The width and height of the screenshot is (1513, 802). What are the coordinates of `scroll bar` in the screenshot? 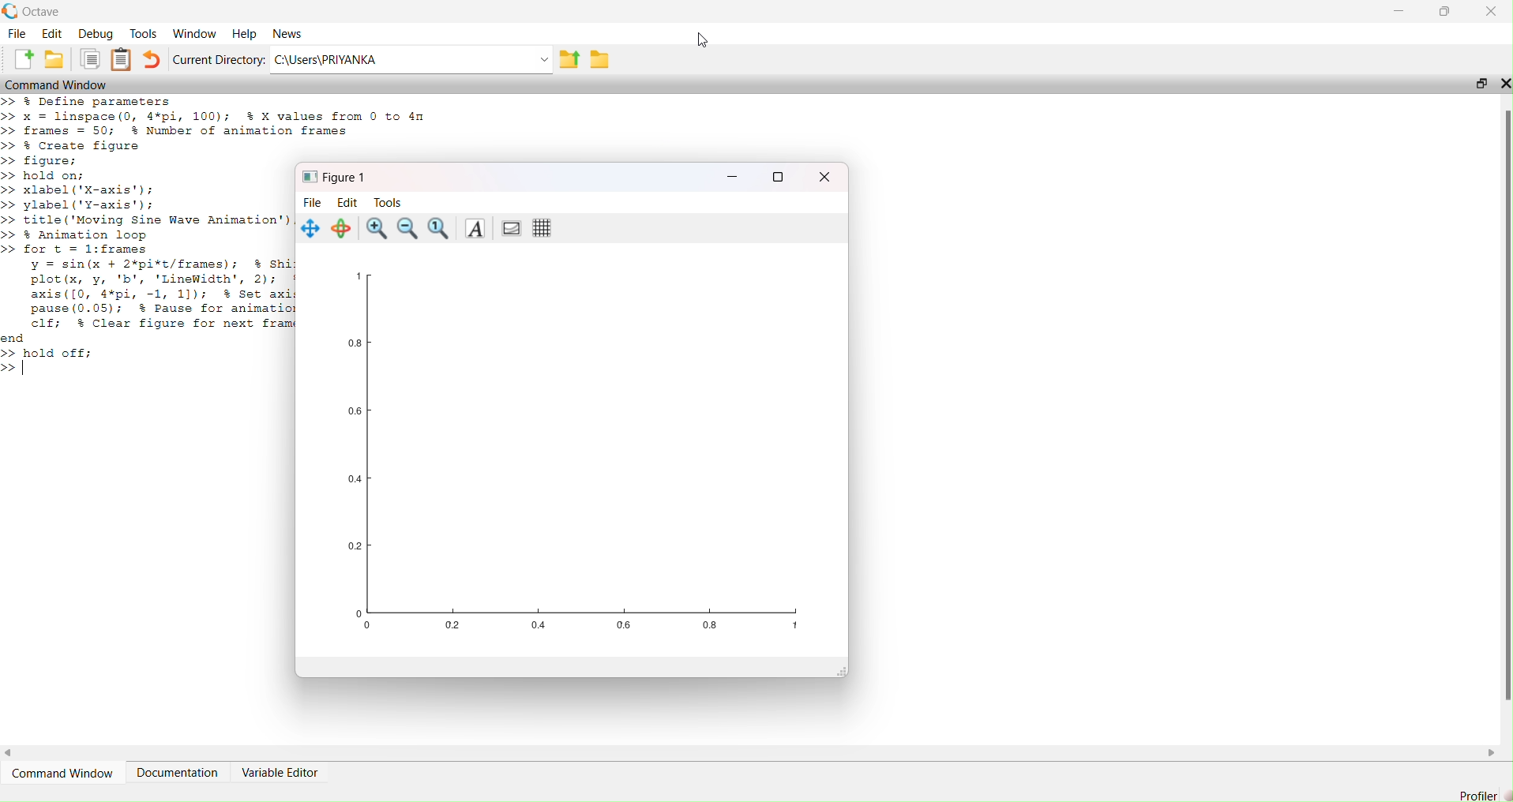 It's located at (1500, 422).